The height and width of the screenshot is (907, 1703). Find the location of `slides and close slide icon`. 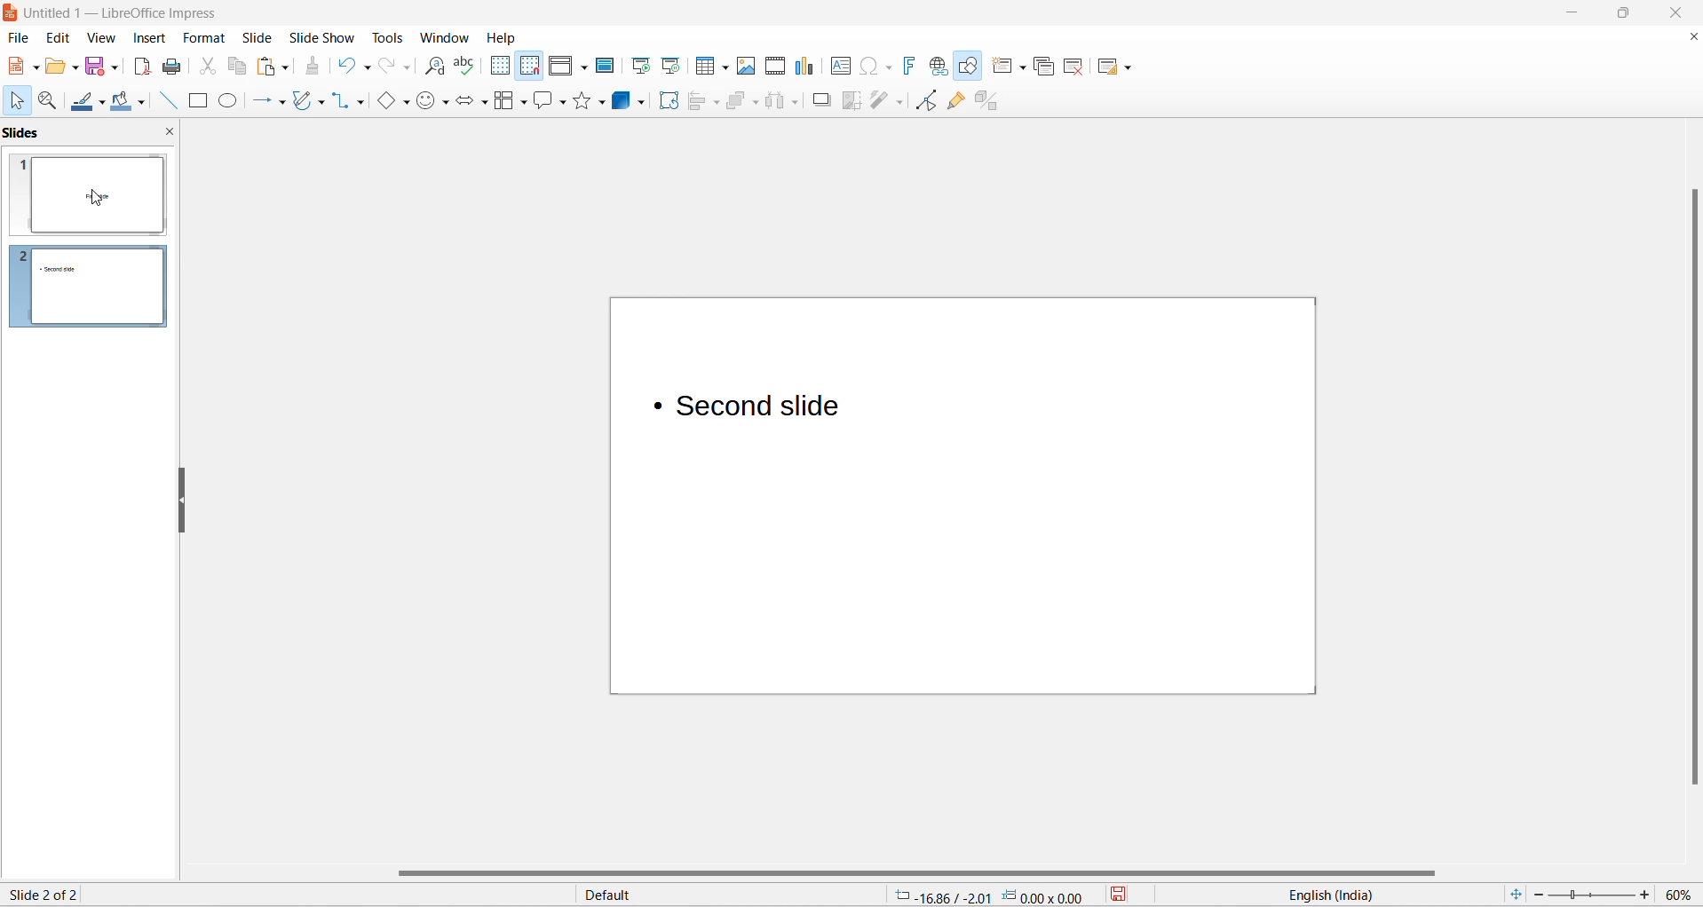

slides and close slide icon is located at coordinates (93, 134).